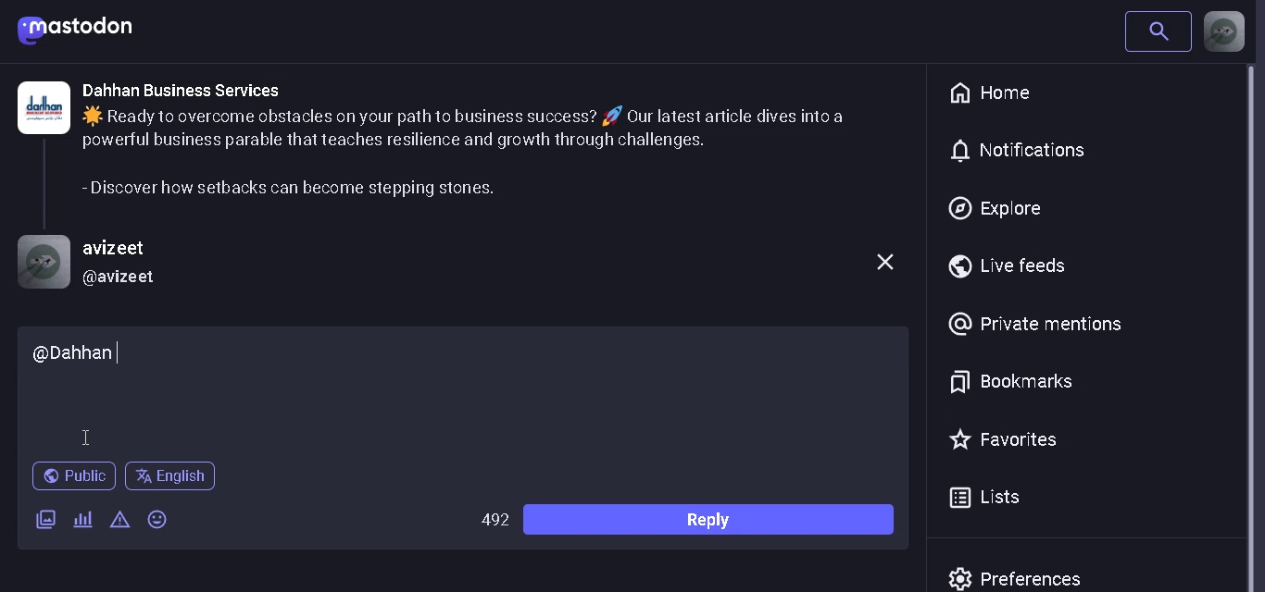 The width and height of the screenshot is (1265, 592). I want to click on @username, so click(122, 277).